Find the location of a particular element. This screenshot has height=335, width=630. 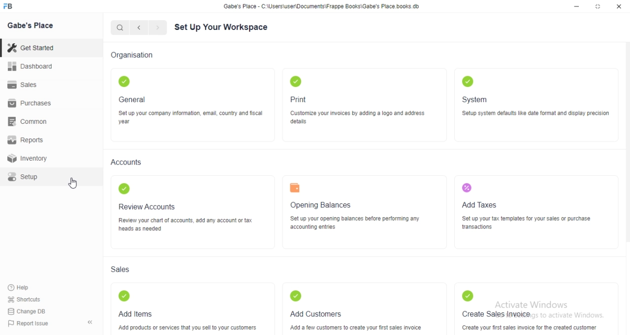

System. Setup system defaults the date format and display precision is located at coordinates (538, 100).